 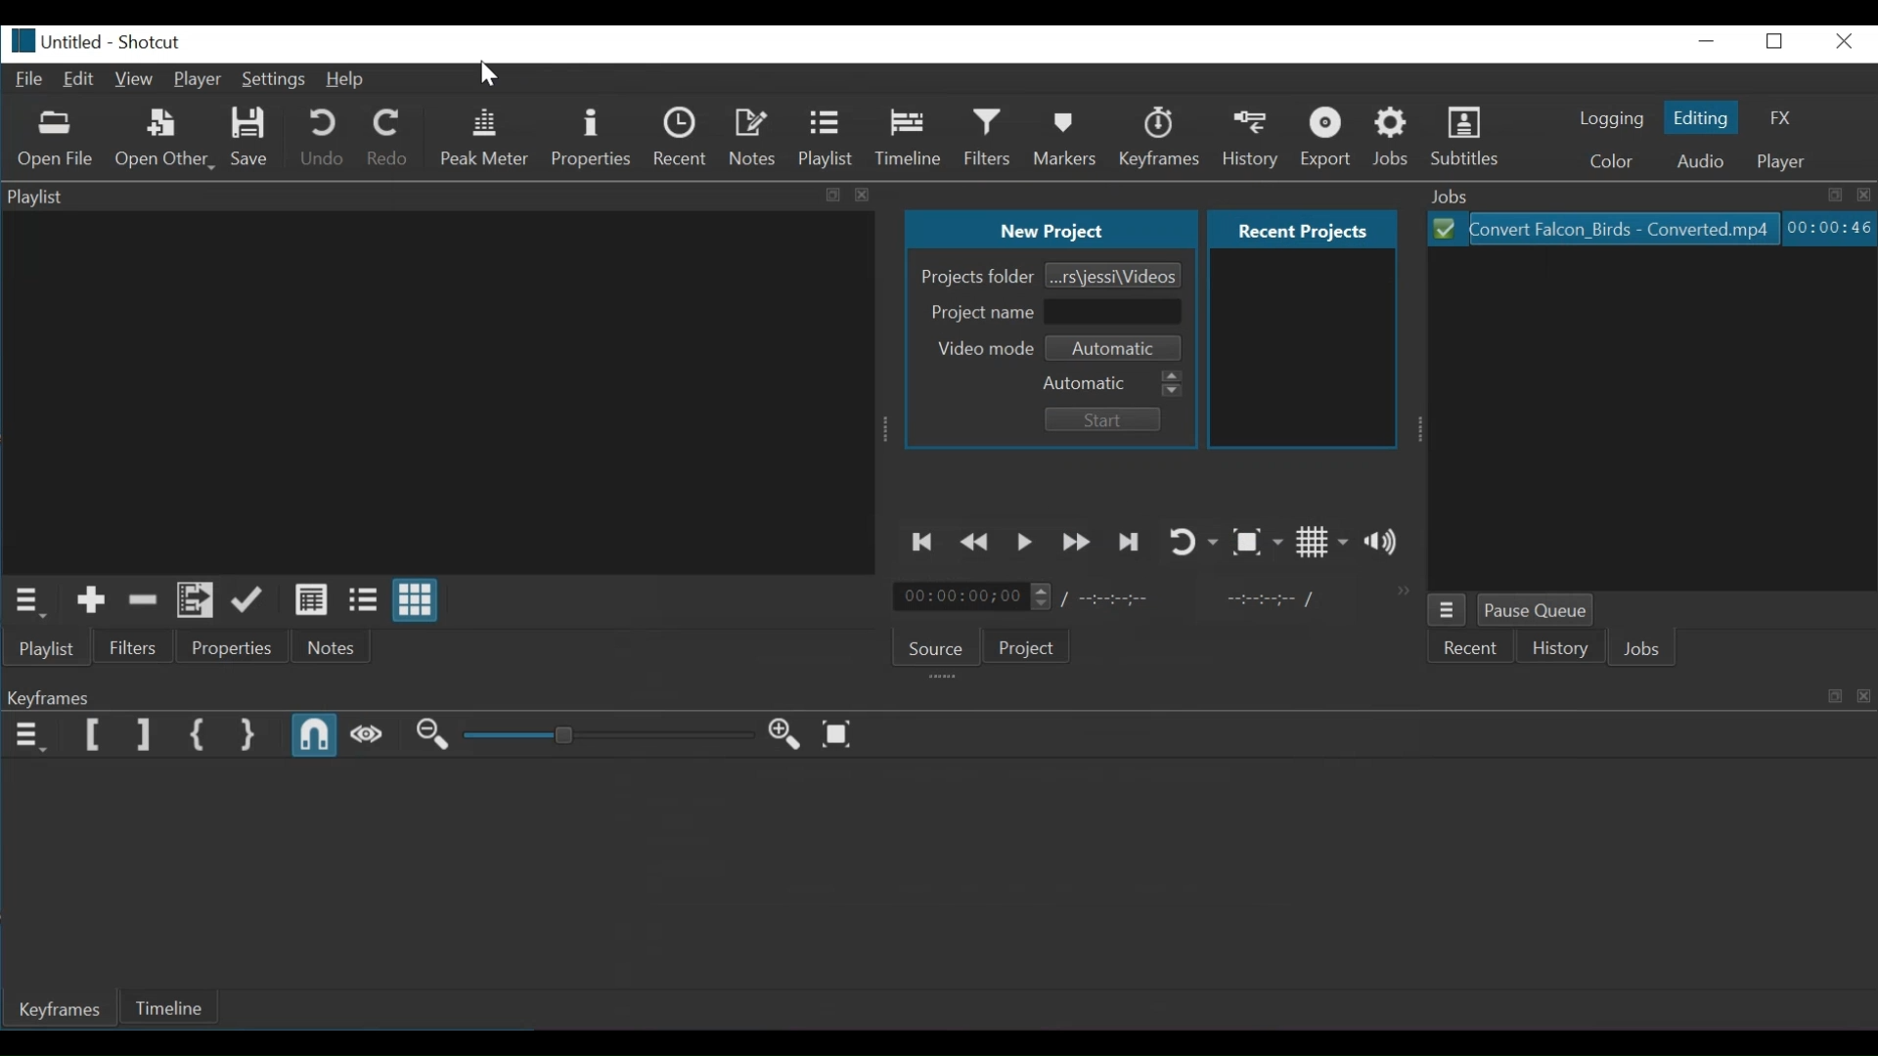 I want to click on 00:00:46(Elapsed Hours: Minutes: Seconds), so click(x=1827, y=228).